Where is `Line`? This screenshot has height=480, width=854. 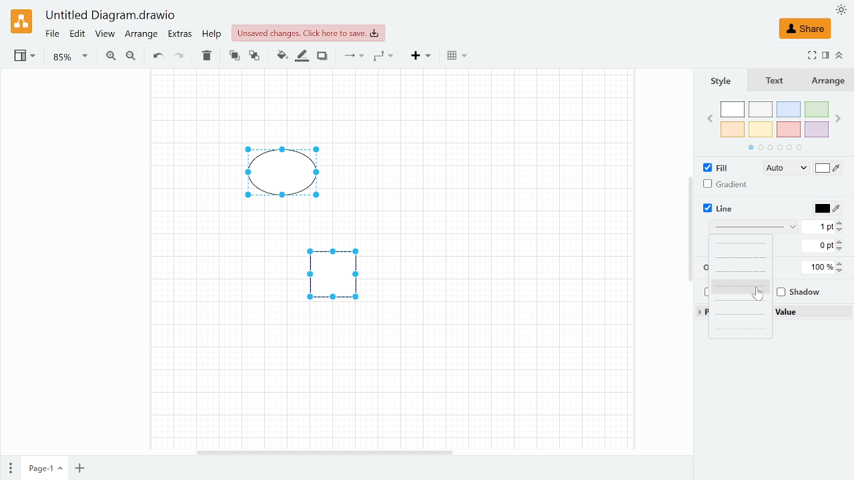
Line is located at coordinates (717, 209).